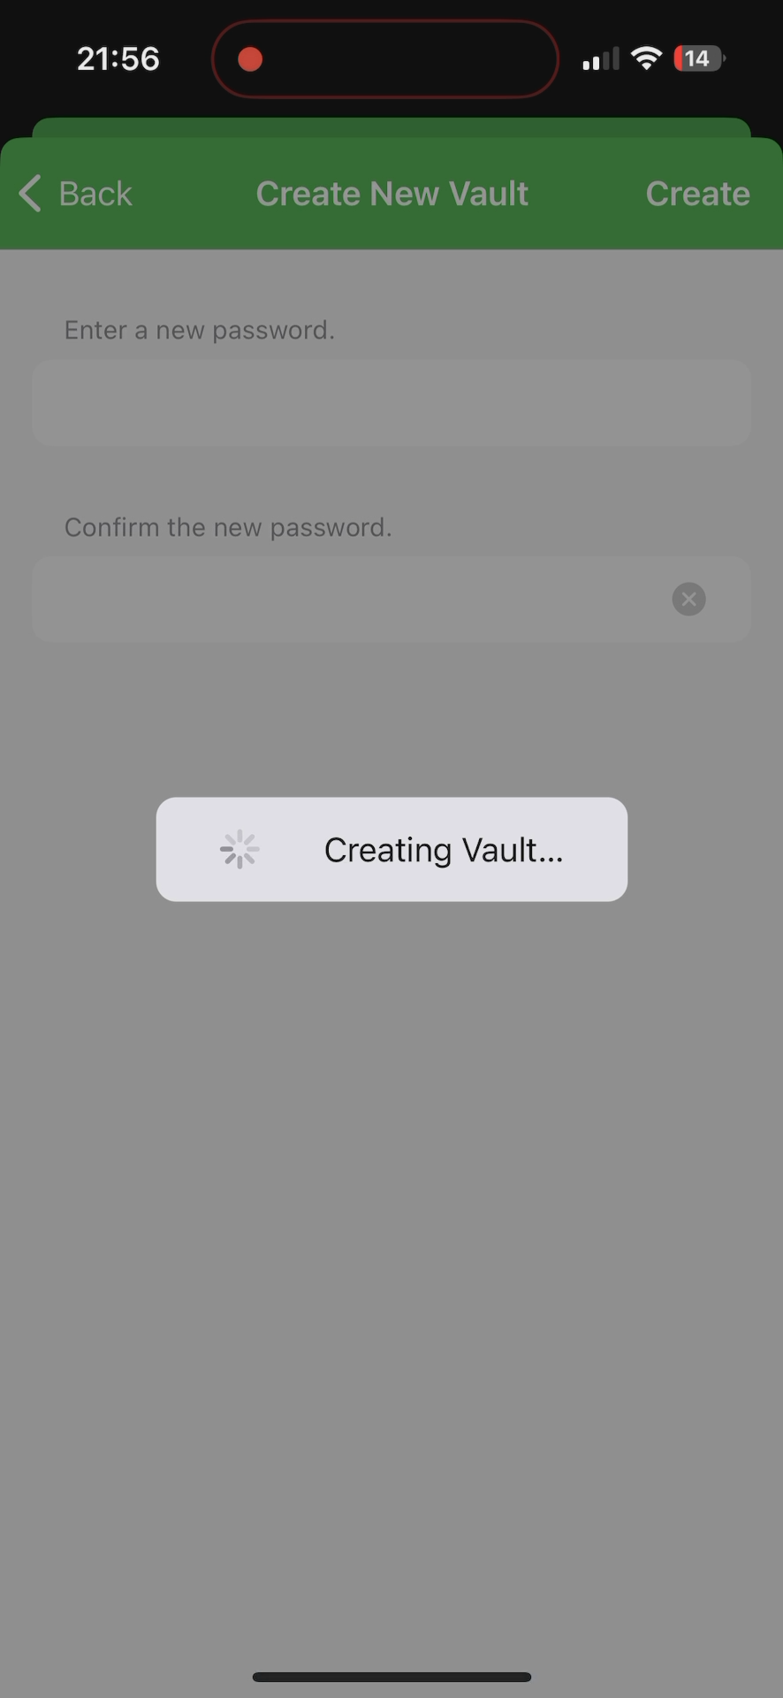 The height and width of the screenshot is (1698, 783). Describe the element at coordinates (699, 61) in the screenshot. I see `battery` at that location.